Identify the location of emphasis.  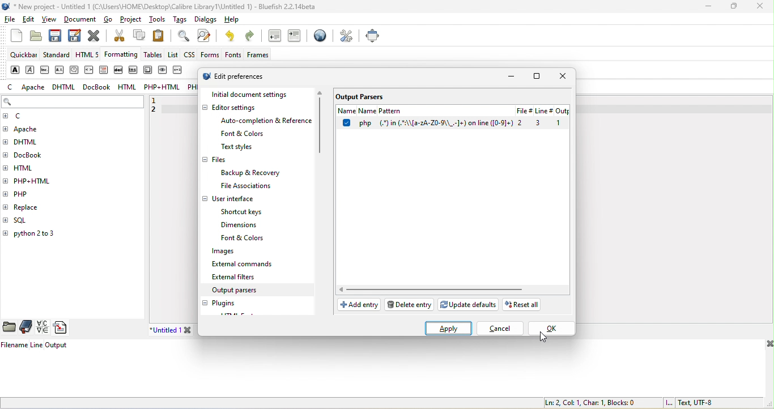
(30, 70).